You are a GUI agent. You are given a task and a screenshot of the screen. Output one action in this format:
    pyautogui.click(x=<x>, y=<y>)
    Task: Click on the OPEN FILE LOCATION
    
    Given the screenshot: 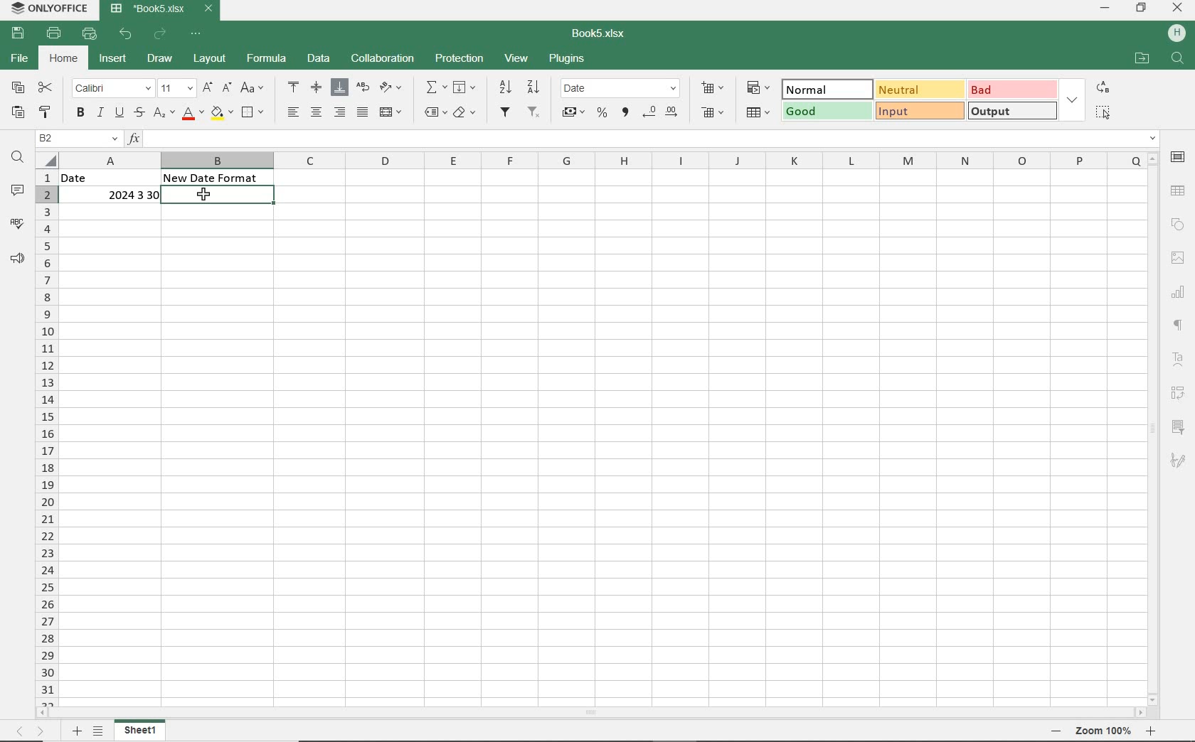 What is the action you would take?
    pyautogui.click(x=1143, y=60)
    